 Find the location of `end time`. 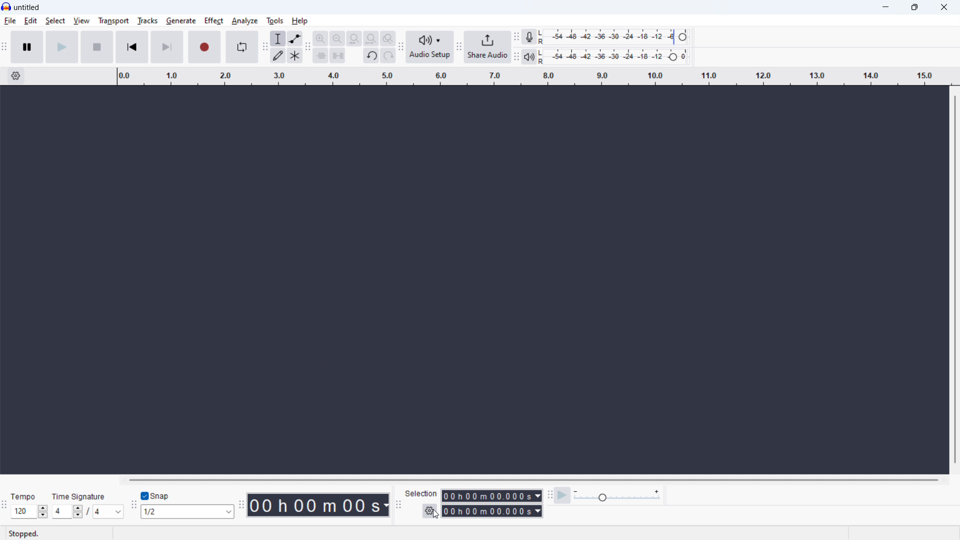

end time is located at coordinates (492, 511).